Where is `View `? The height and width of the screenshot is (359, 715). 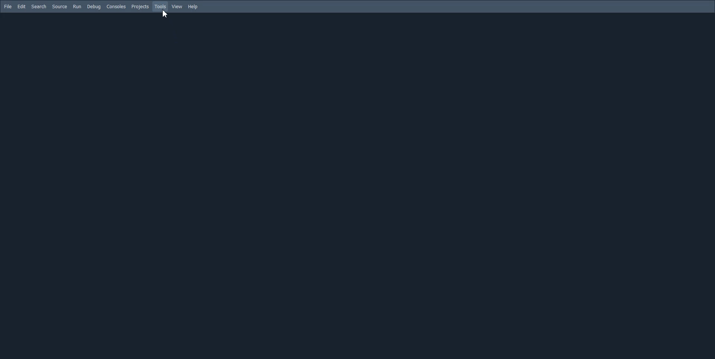 View  is located at coordinates (177, 7).